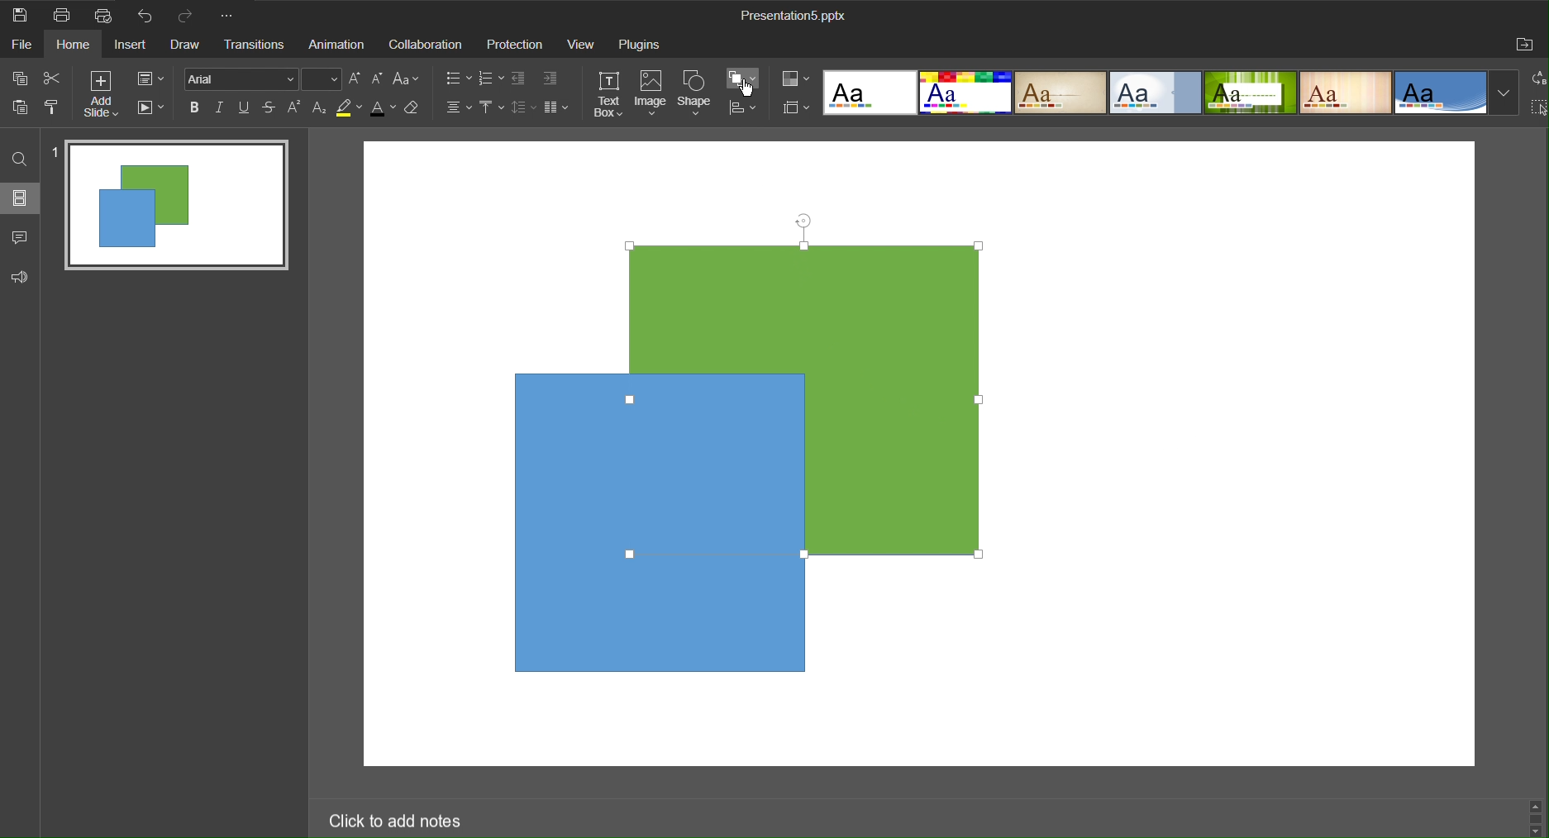 This screenshot has height=838, width=1549. Describe the element at coordinates (427, 45) in the screenshot. I see `Collaboration` at that location.